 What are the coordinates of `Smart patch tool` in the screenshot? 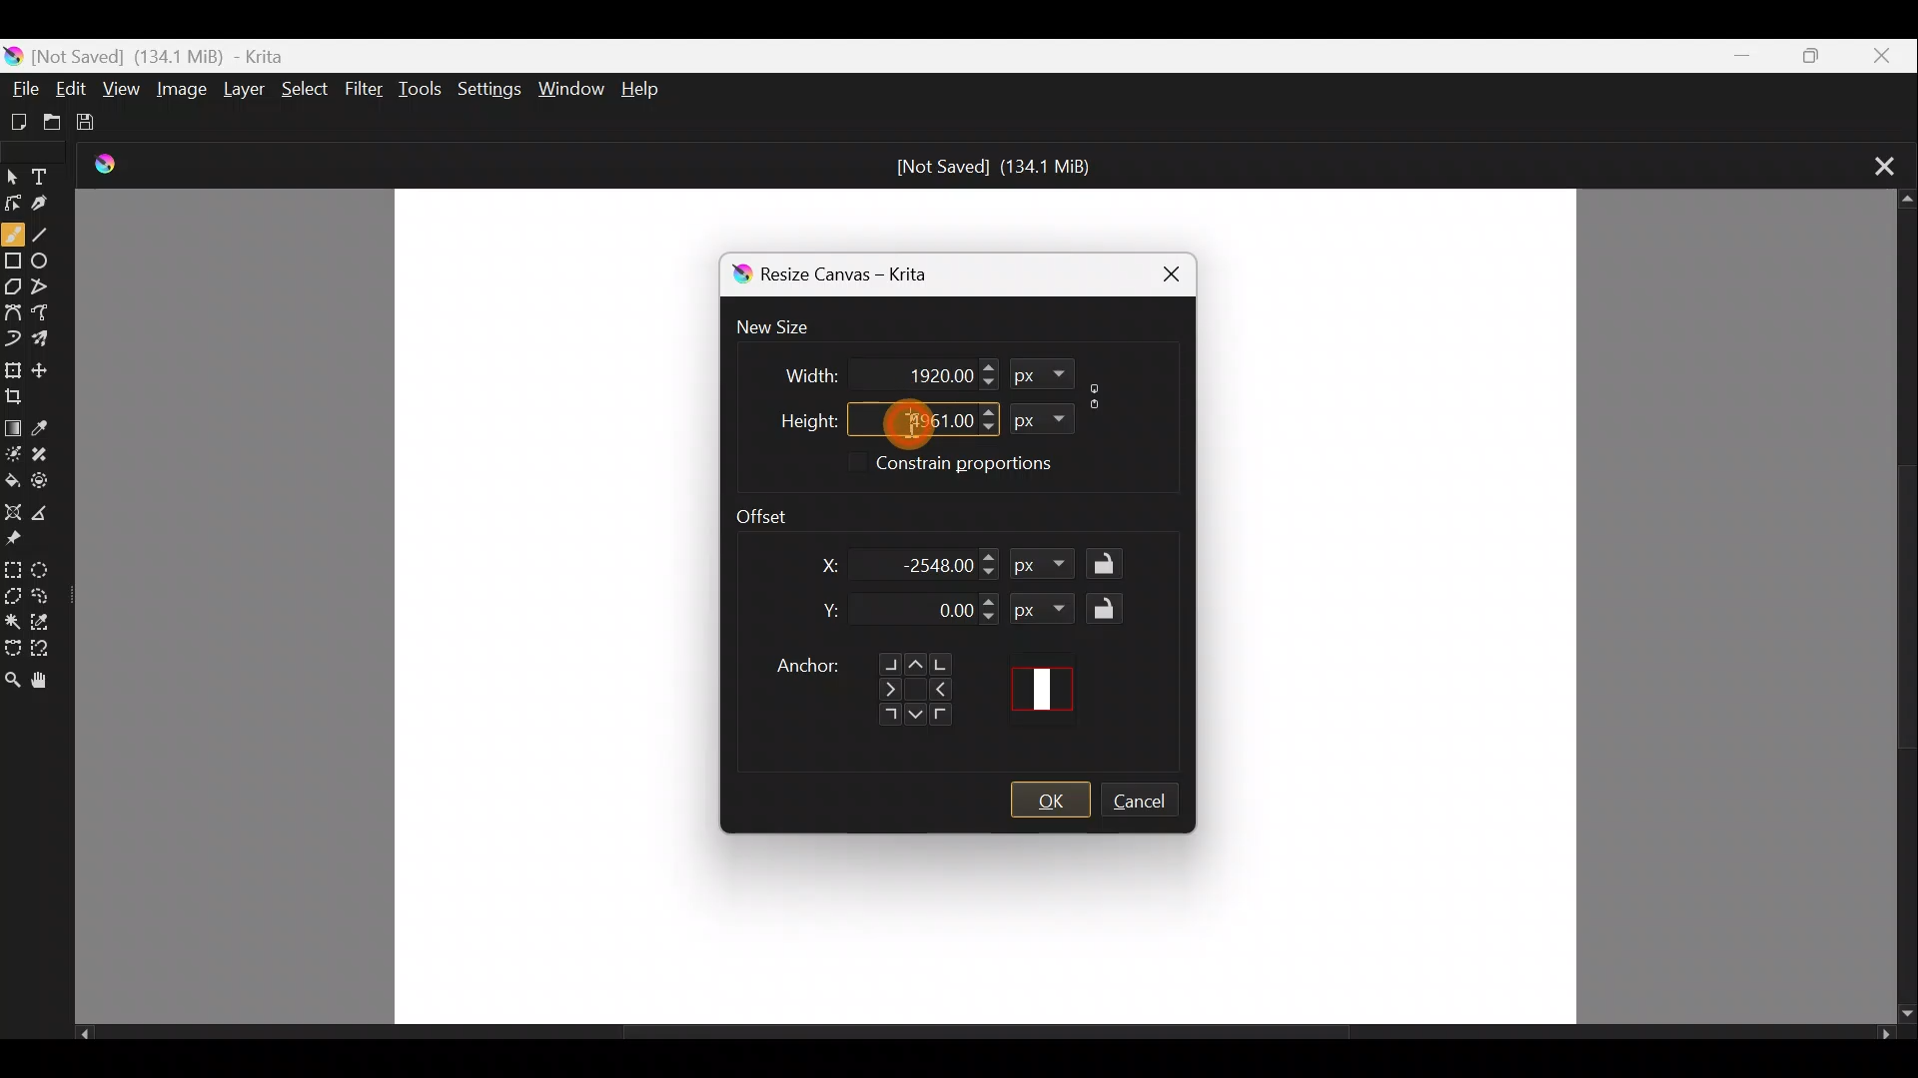 It's located at (47, 451).